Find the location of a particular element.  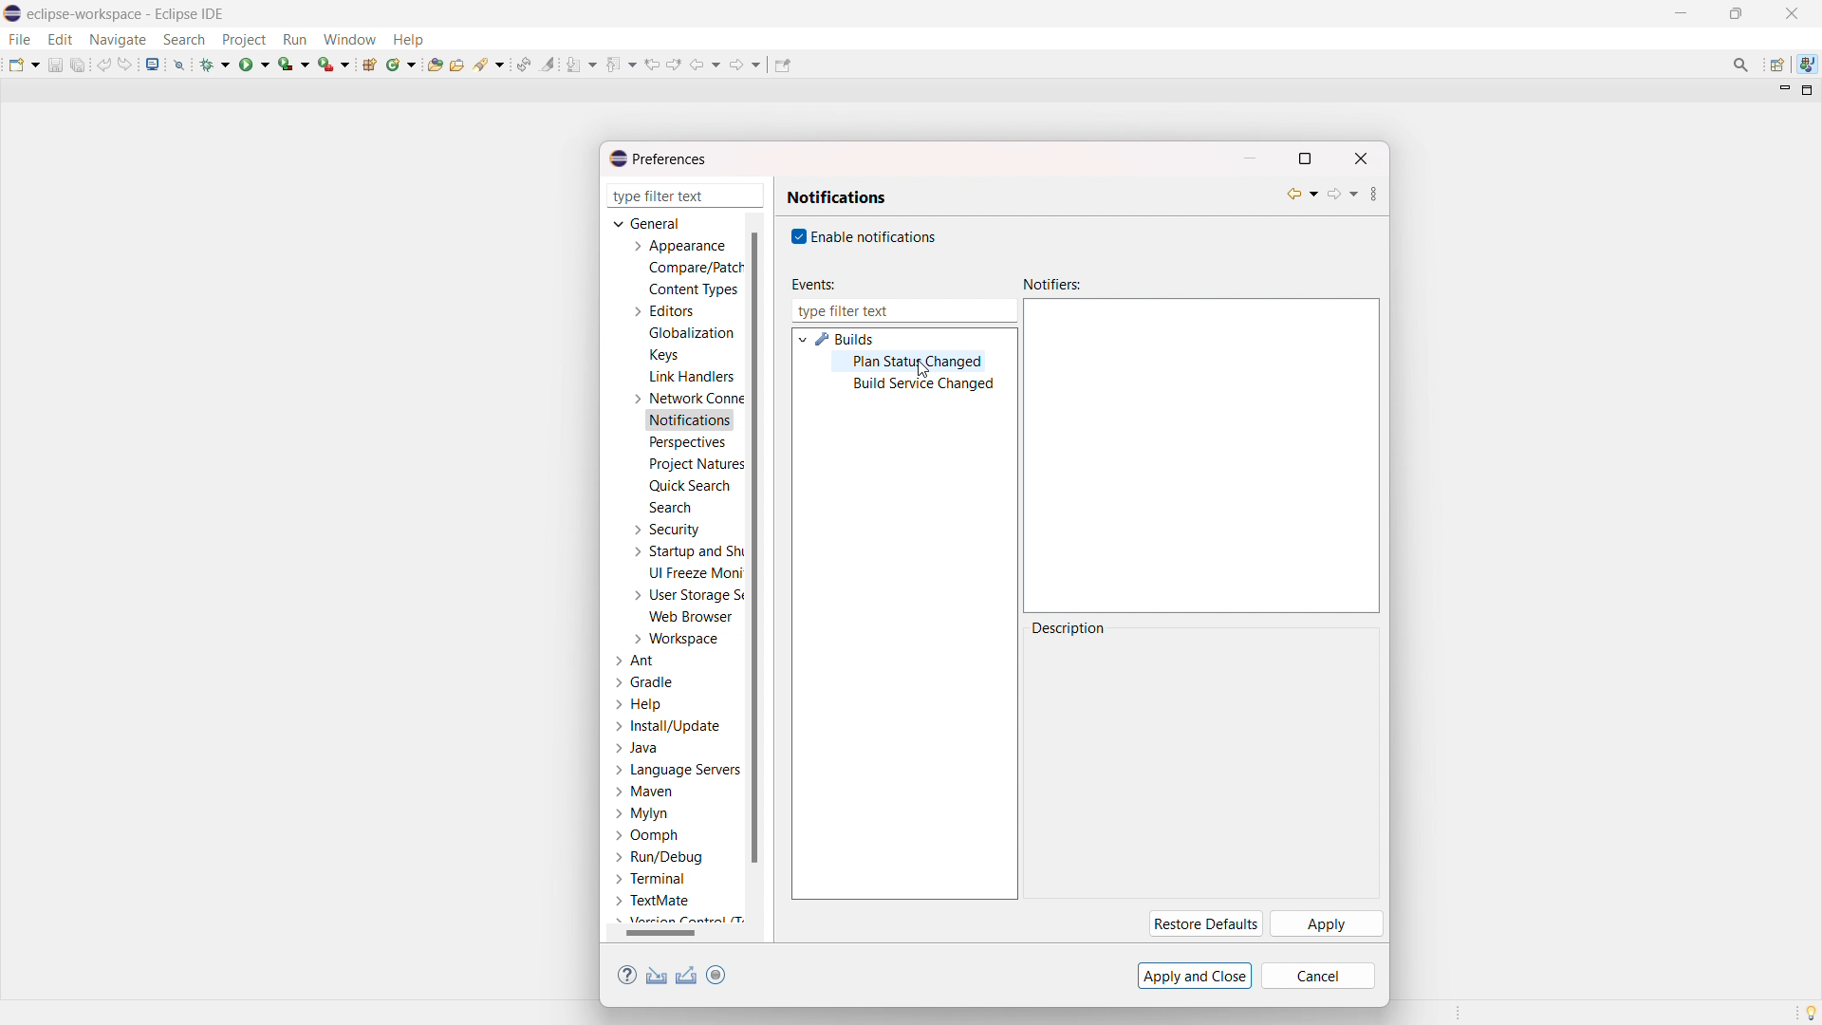

ant is located at coordinates (637, 662).